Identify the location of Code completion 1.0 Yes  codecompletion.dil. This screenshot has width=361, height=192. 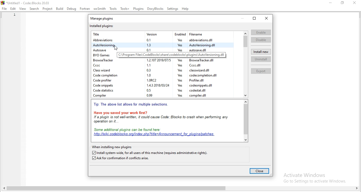
(155, 75).